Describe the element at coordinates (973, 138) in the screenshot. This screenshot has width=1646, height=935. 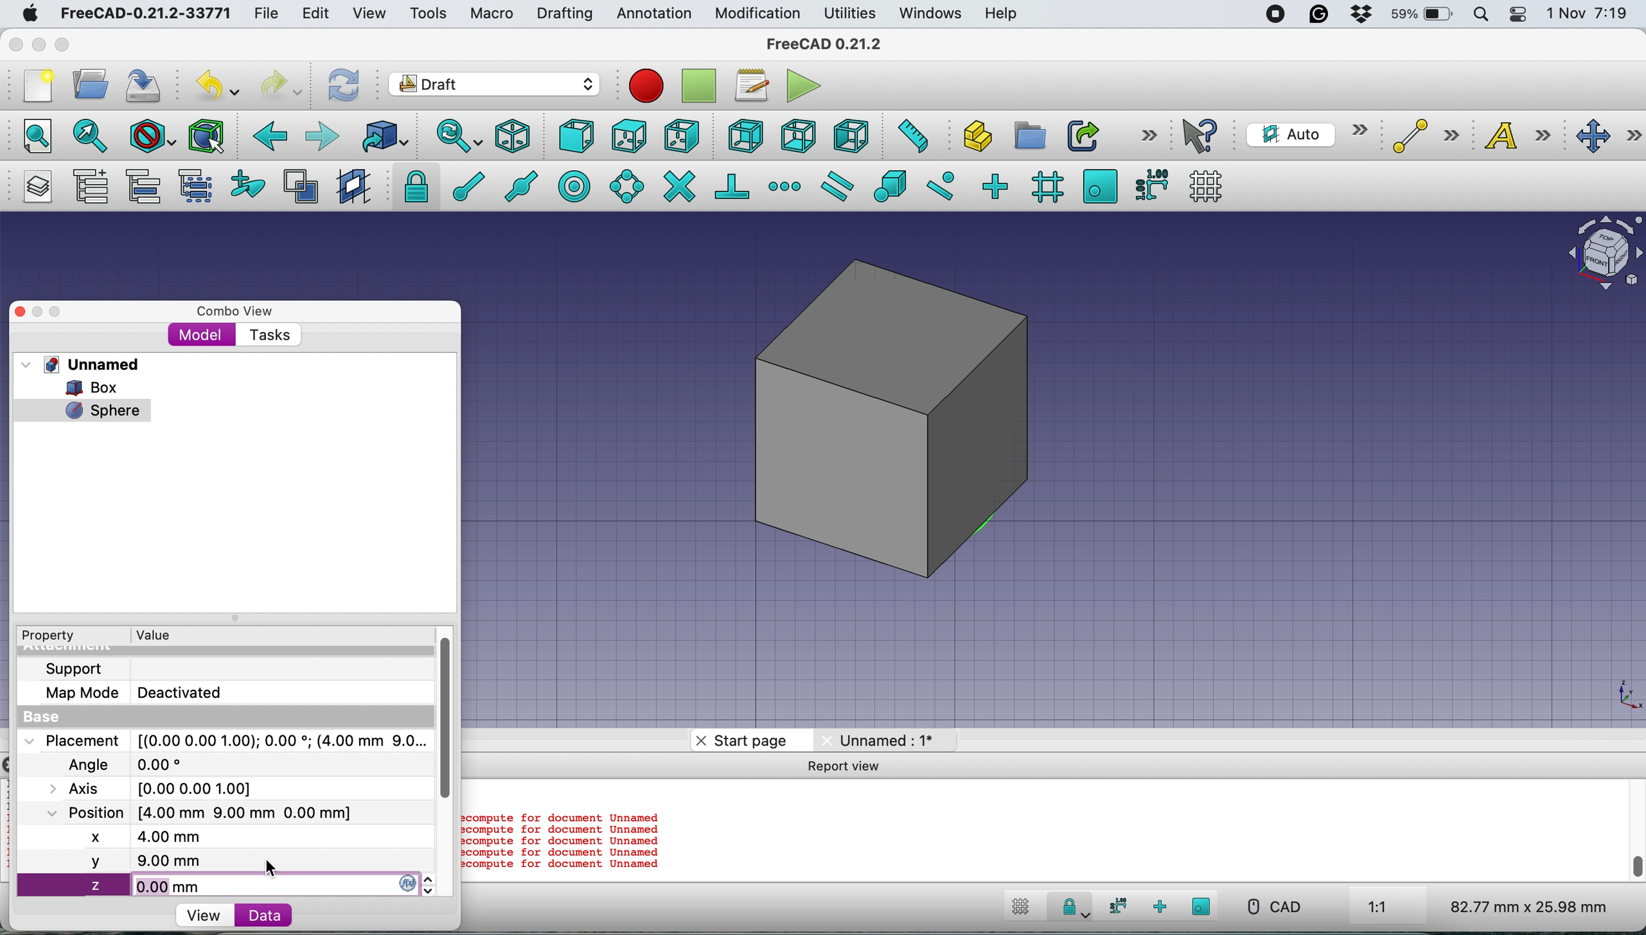
I see `create part` at that location.